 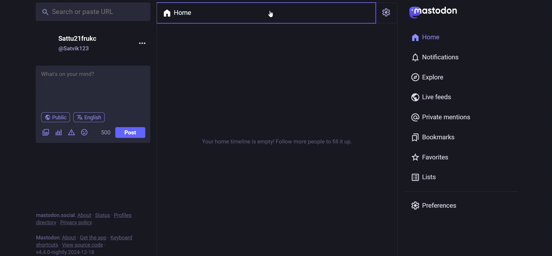 I want to click on about, so click(x=85, y=214).